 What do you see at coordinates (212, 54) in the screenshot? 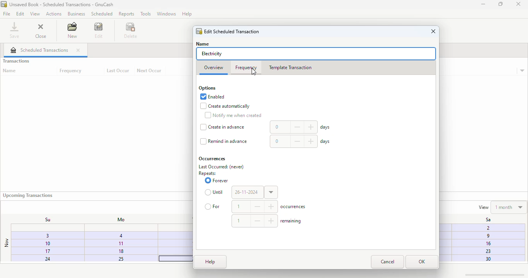
I see `Electricity` at bounding box center [212, 54].